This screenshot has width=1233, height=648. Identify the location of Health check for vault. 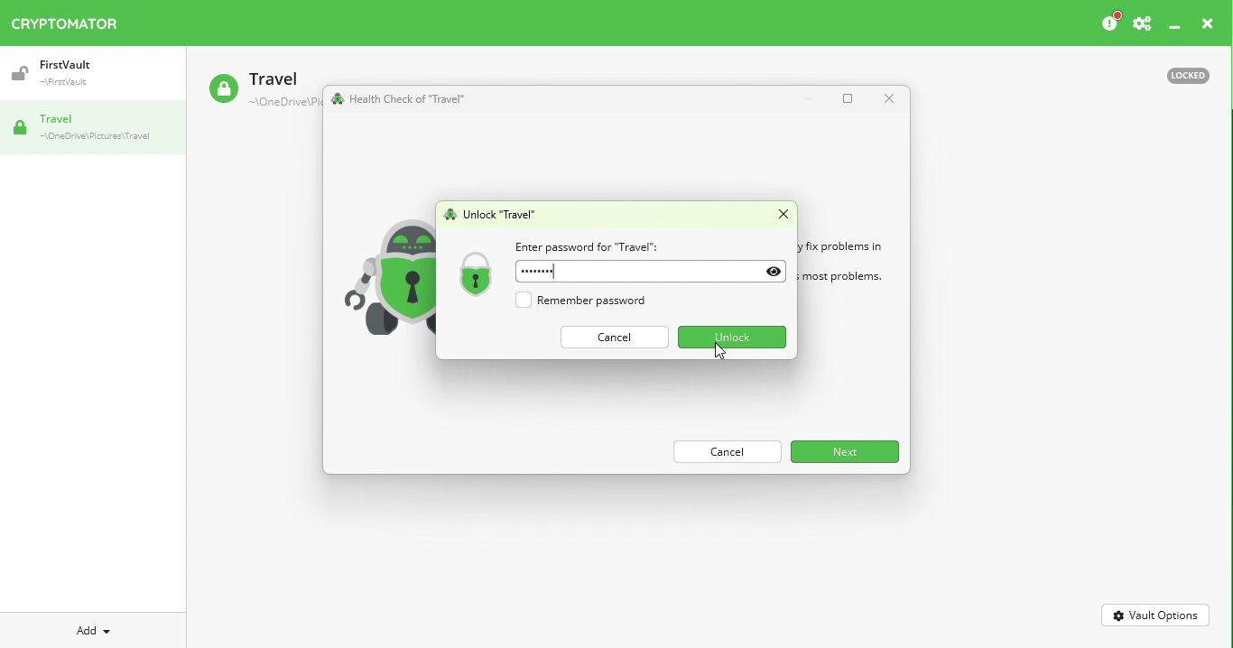
(403, 99).